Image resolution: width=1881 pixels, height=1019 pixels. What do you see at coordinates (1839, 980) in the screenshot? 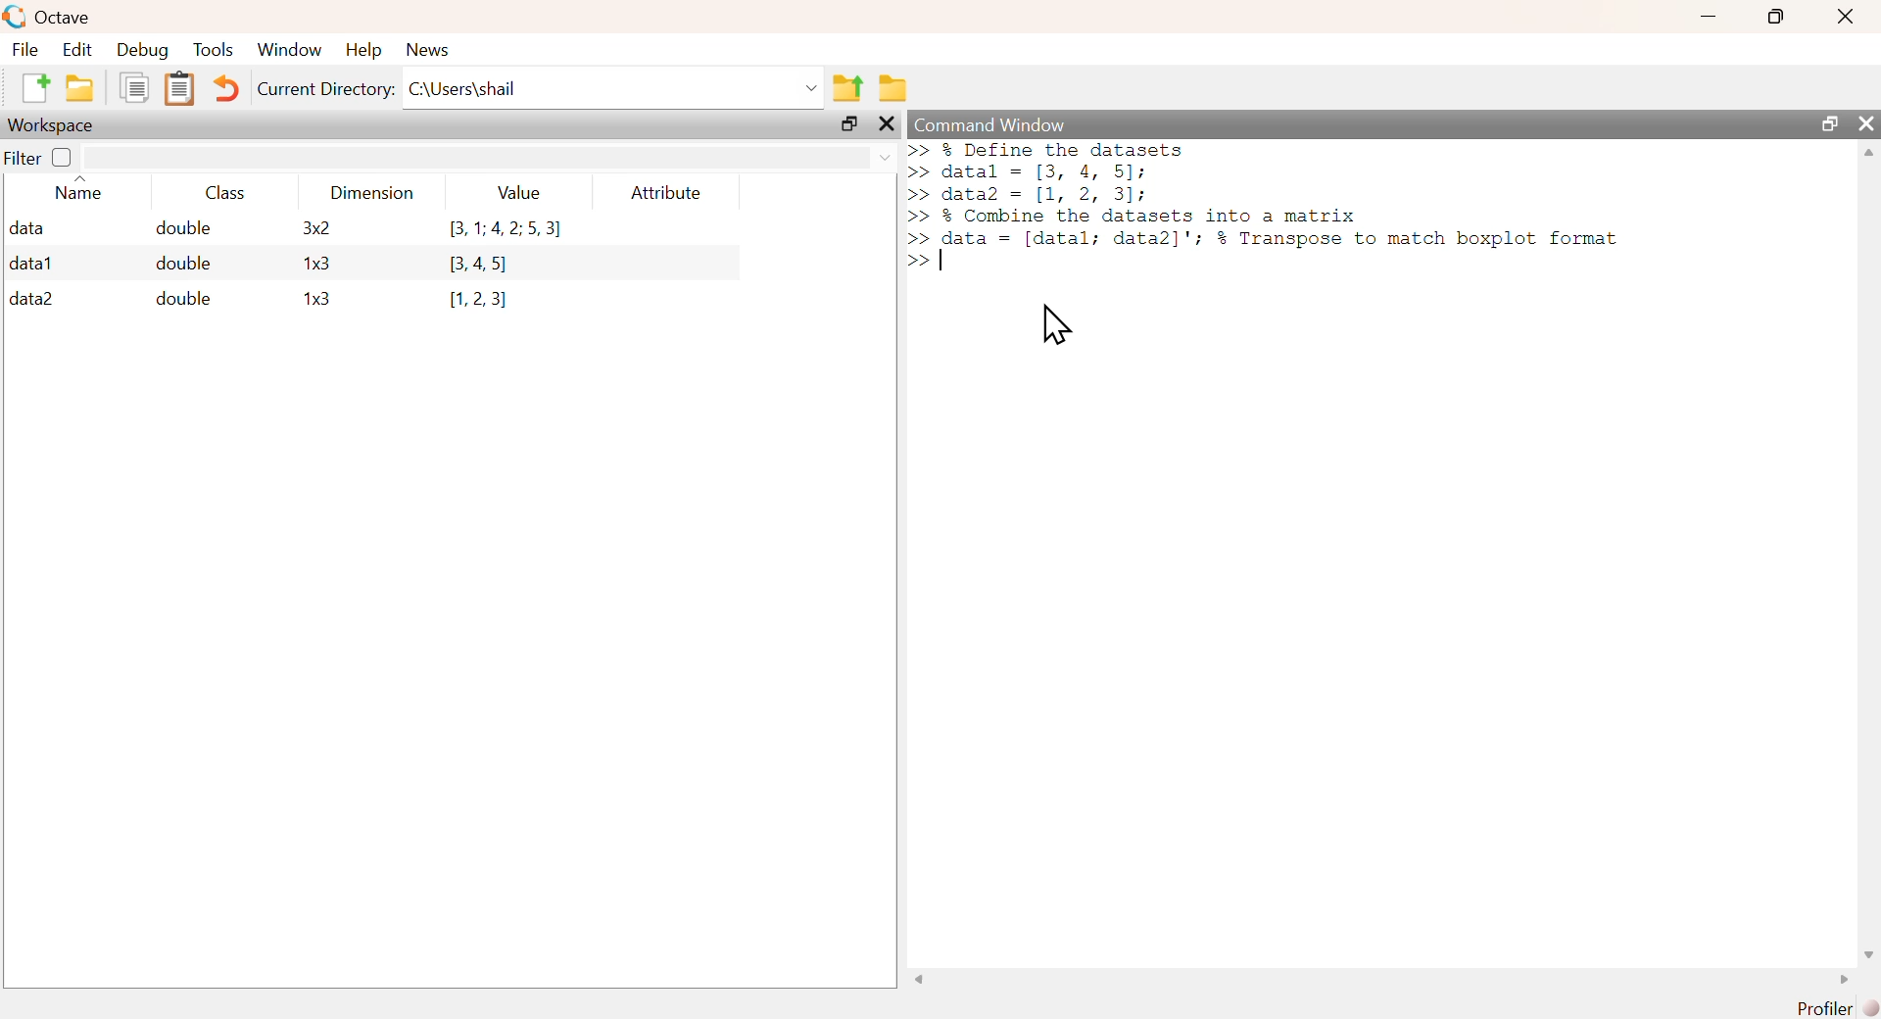
I see `scroll right` at bounding box center [1839, 980].